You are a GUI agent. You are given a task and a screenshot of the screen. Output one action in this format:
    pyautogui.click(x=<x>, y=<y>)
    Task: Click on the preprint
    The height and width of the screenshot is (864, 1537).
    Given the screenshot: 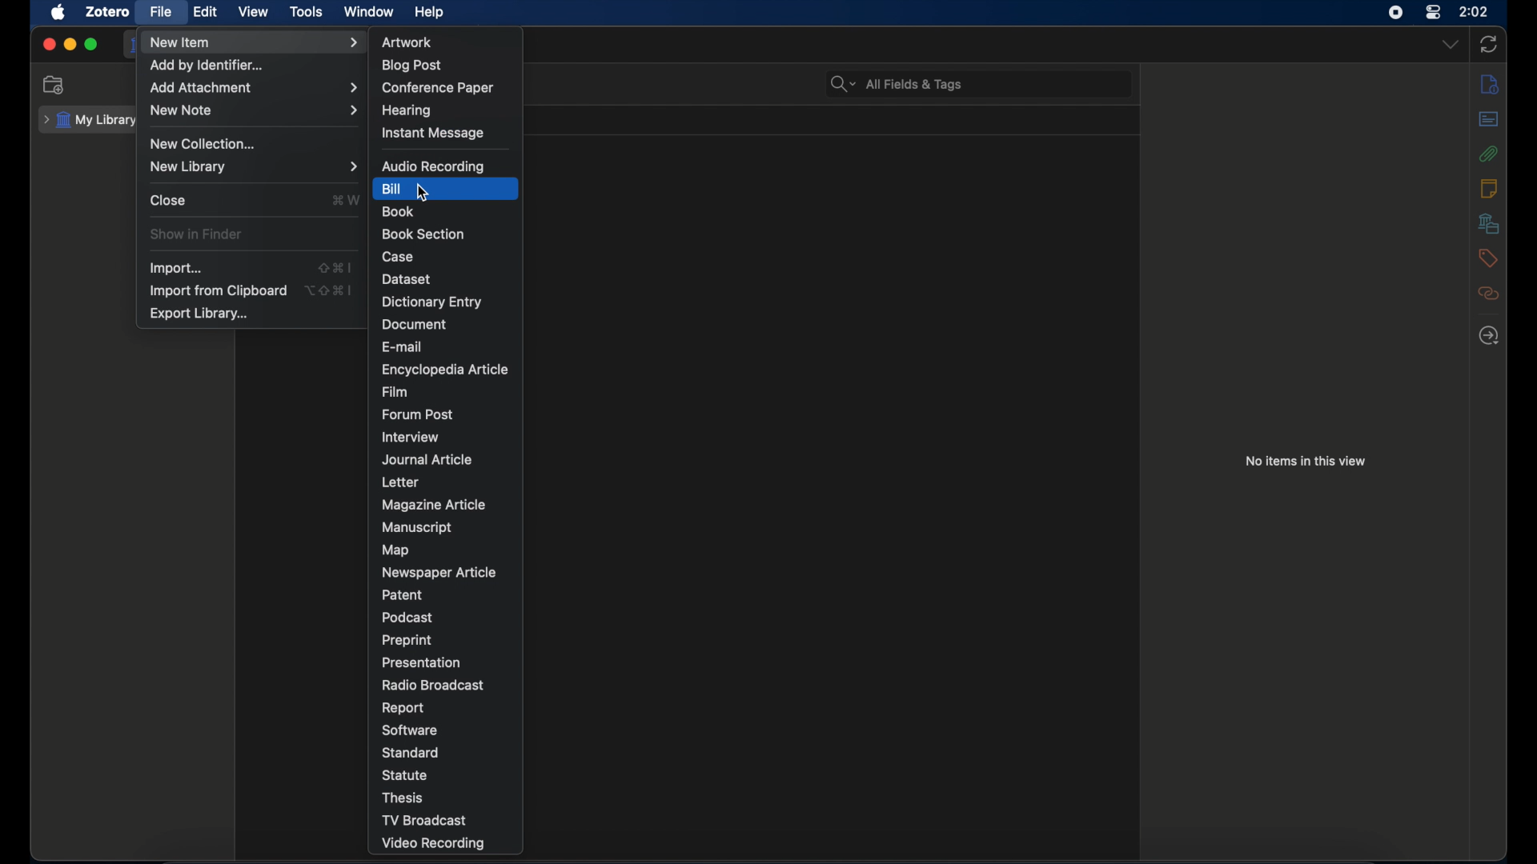 What is the action you would take?
    pyautogui.click(x=407, y=641)
    